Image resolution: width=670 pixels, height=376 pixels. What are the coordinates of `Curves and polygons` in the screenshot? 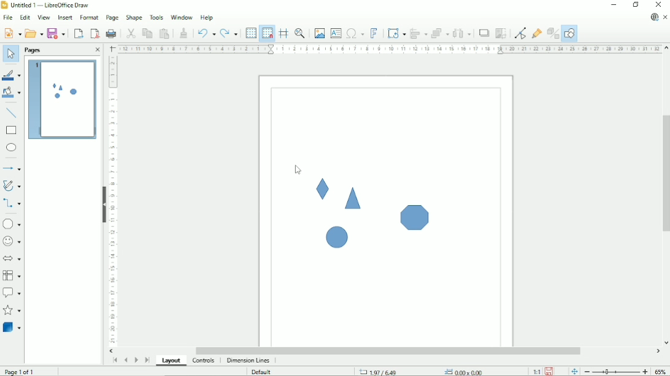 It's located at (12, 186).